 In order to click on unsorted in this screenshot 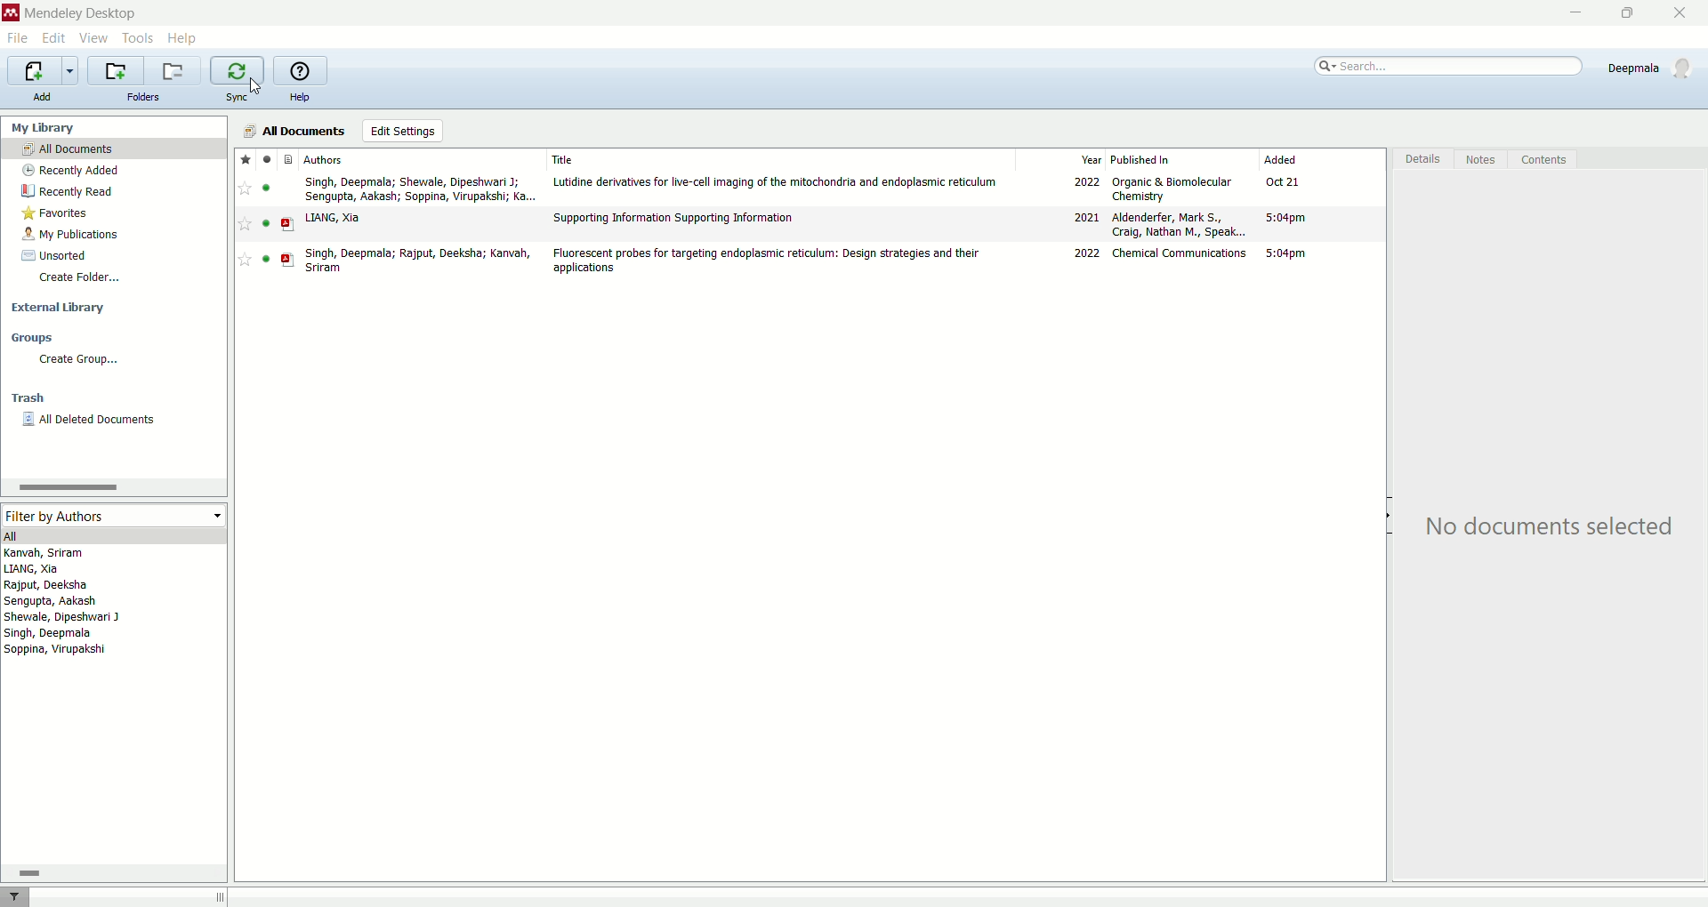, I will do `click(52, 257)`.